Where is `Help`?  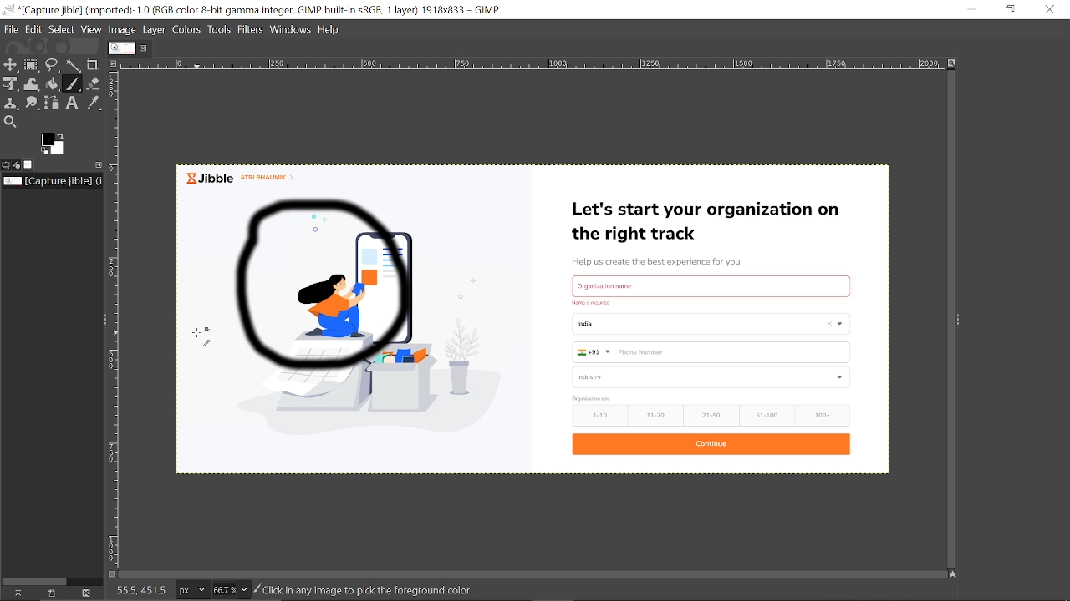 Help is located at coordinates (330, 30).